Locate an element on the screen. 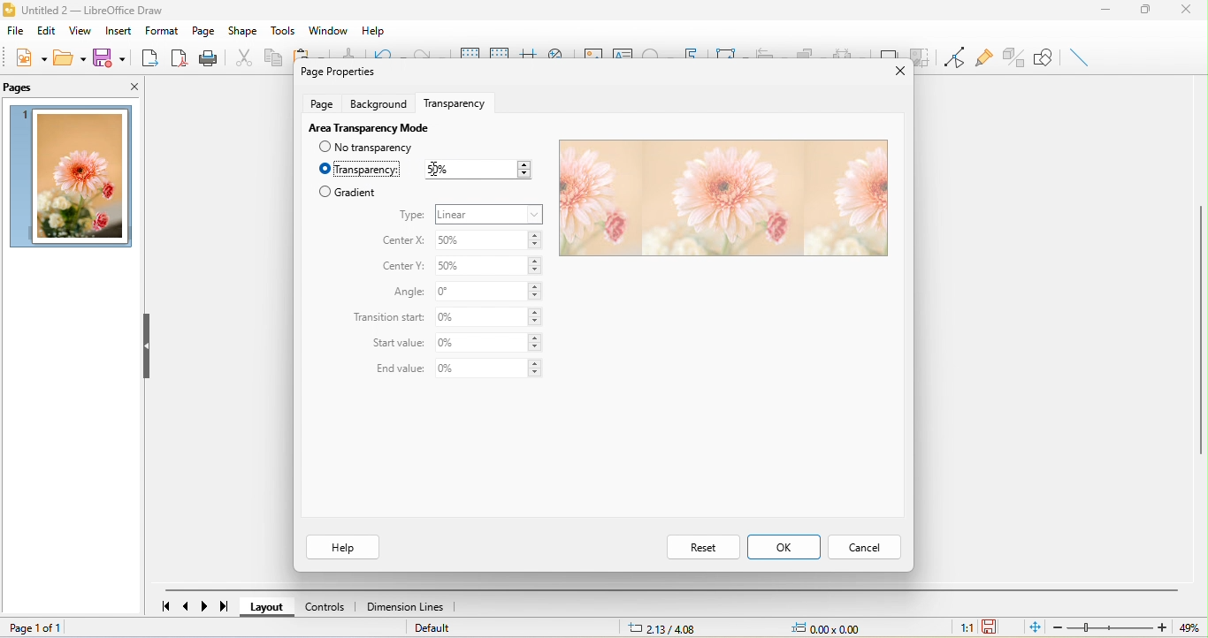 The height and width of the screenshot is (638, 1208). dimension lines is located at coordinates (409, 607).